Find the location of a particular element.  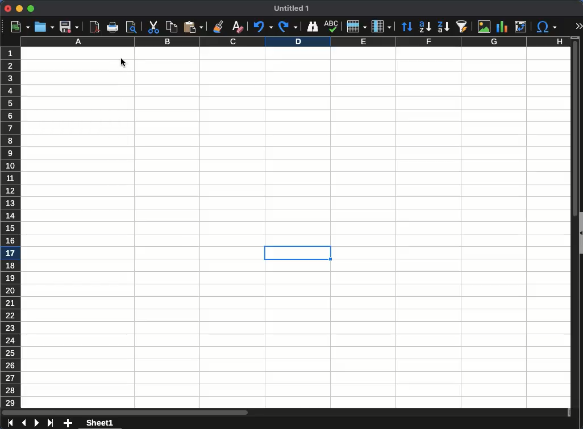

row is located at coordinates (357, 27).